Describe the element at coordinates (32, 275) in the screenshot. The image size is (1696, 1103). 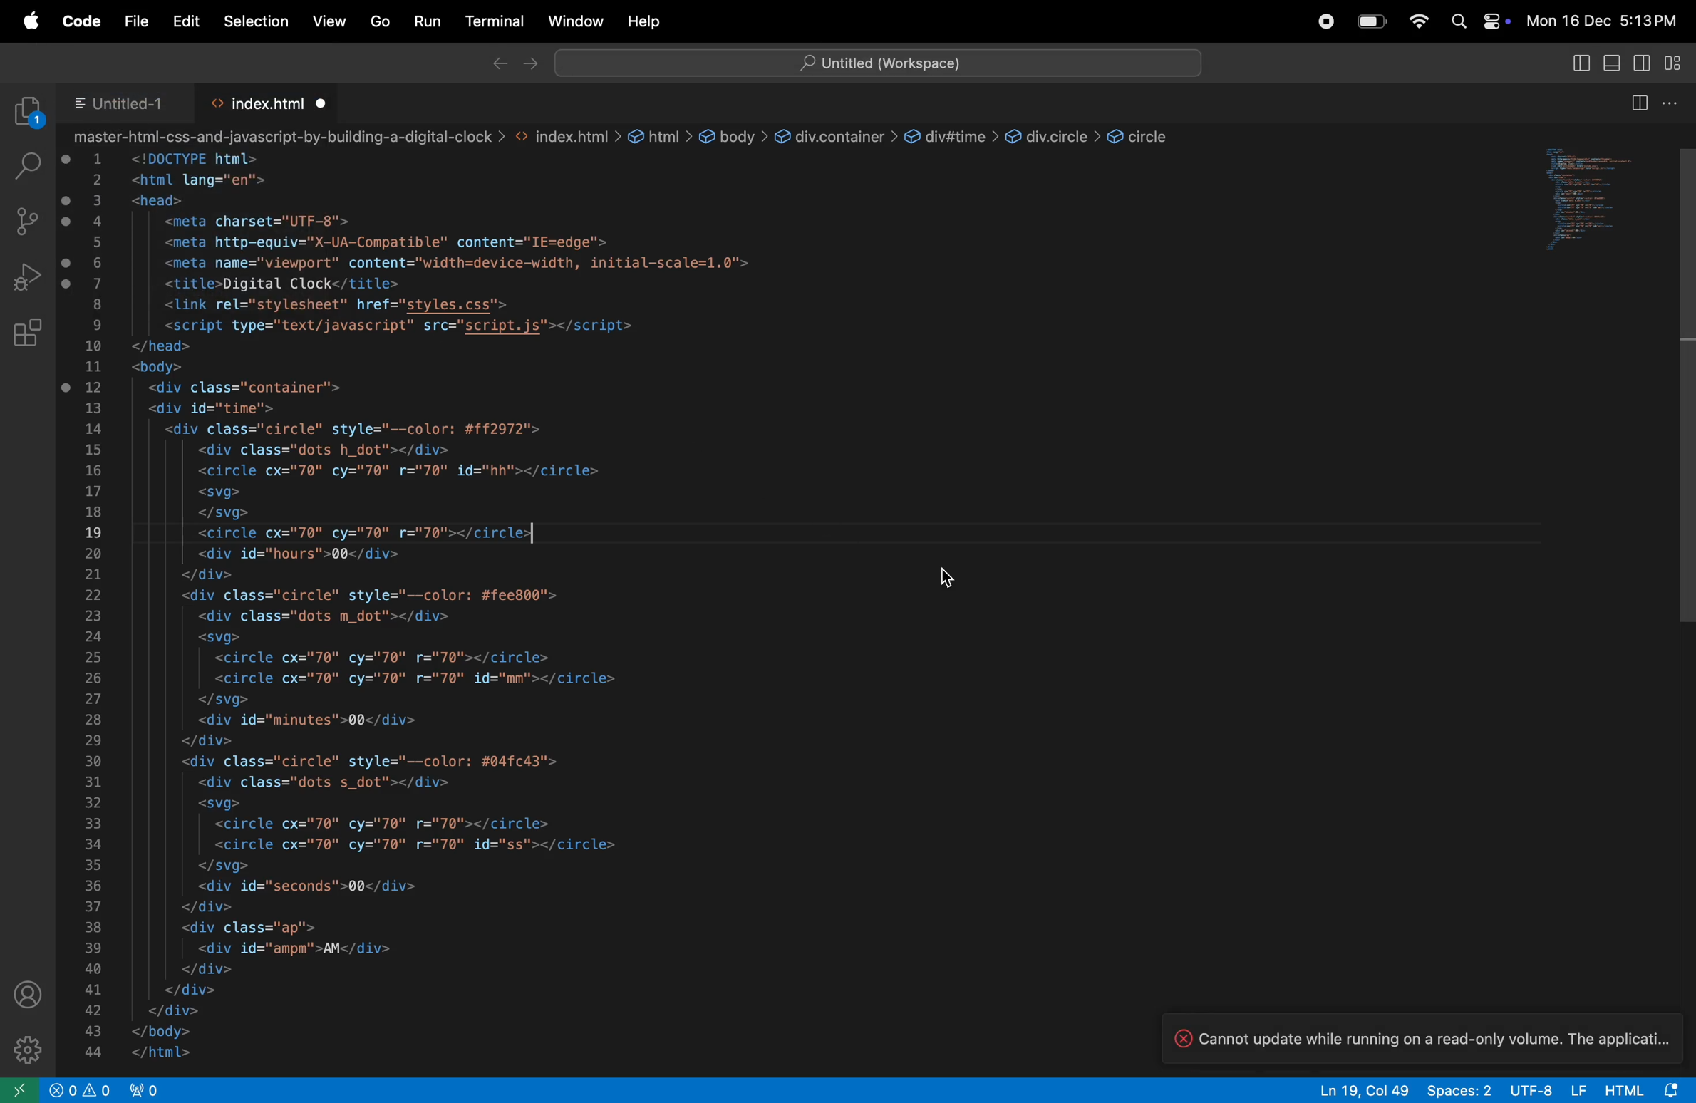
I see `run and debug` at that location.